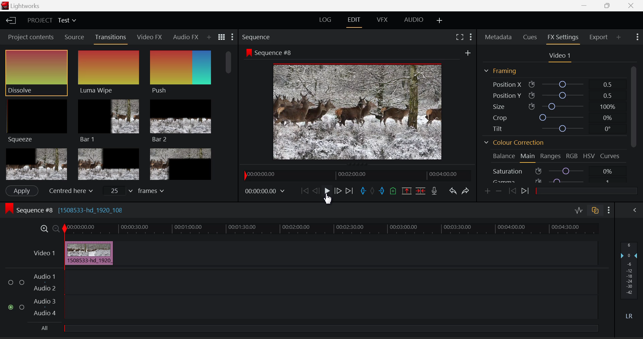 This screenshot has width=643, height=339. Describe the element at coordinates (181, 121) in the screenshot. I see `Bar 2` at that location.